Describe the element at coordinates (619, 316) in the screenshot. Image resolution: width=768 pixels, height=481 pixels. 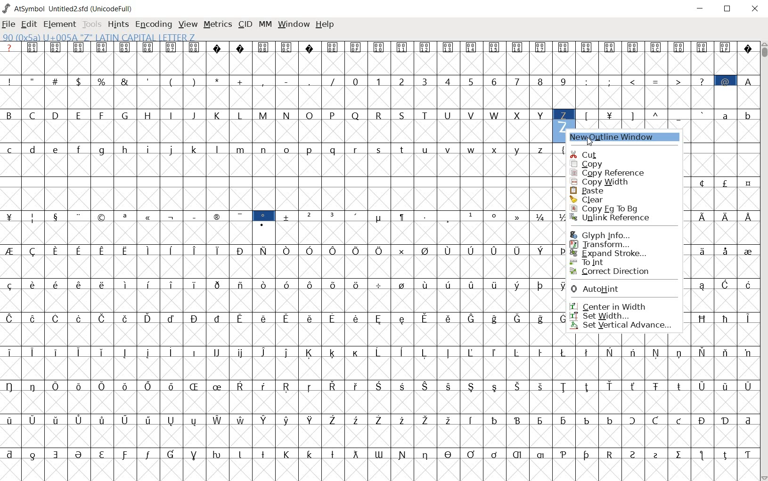
I see `set width` at that location.